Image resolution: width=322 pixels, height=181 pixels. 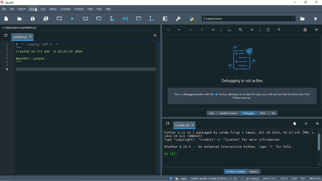 What do you see at coordinates (214, 29) in the screenshot?
I see `Stop debbuging` at bounding box center [214, 29].